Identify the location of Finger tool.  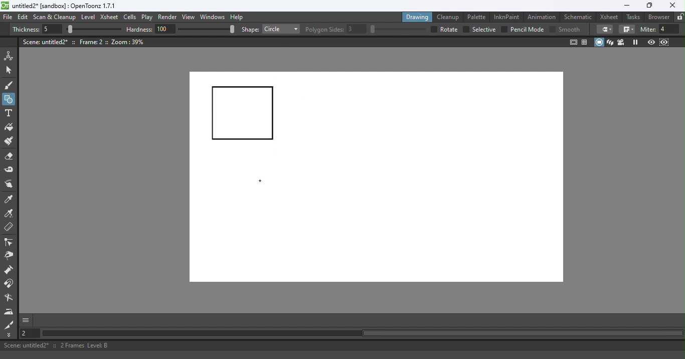
(9, 185).